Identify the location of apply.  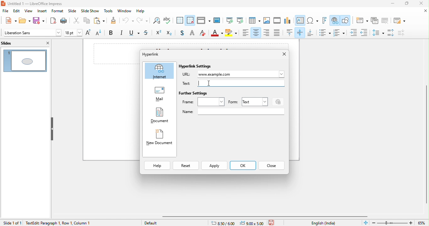
(215, 166).